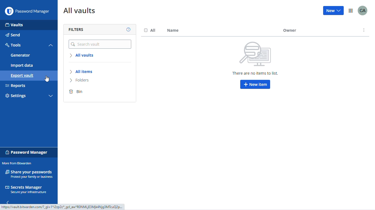 The width and height of the screenshot is (375, 210). I want to click on more from bitwarden, so click(351, 11).